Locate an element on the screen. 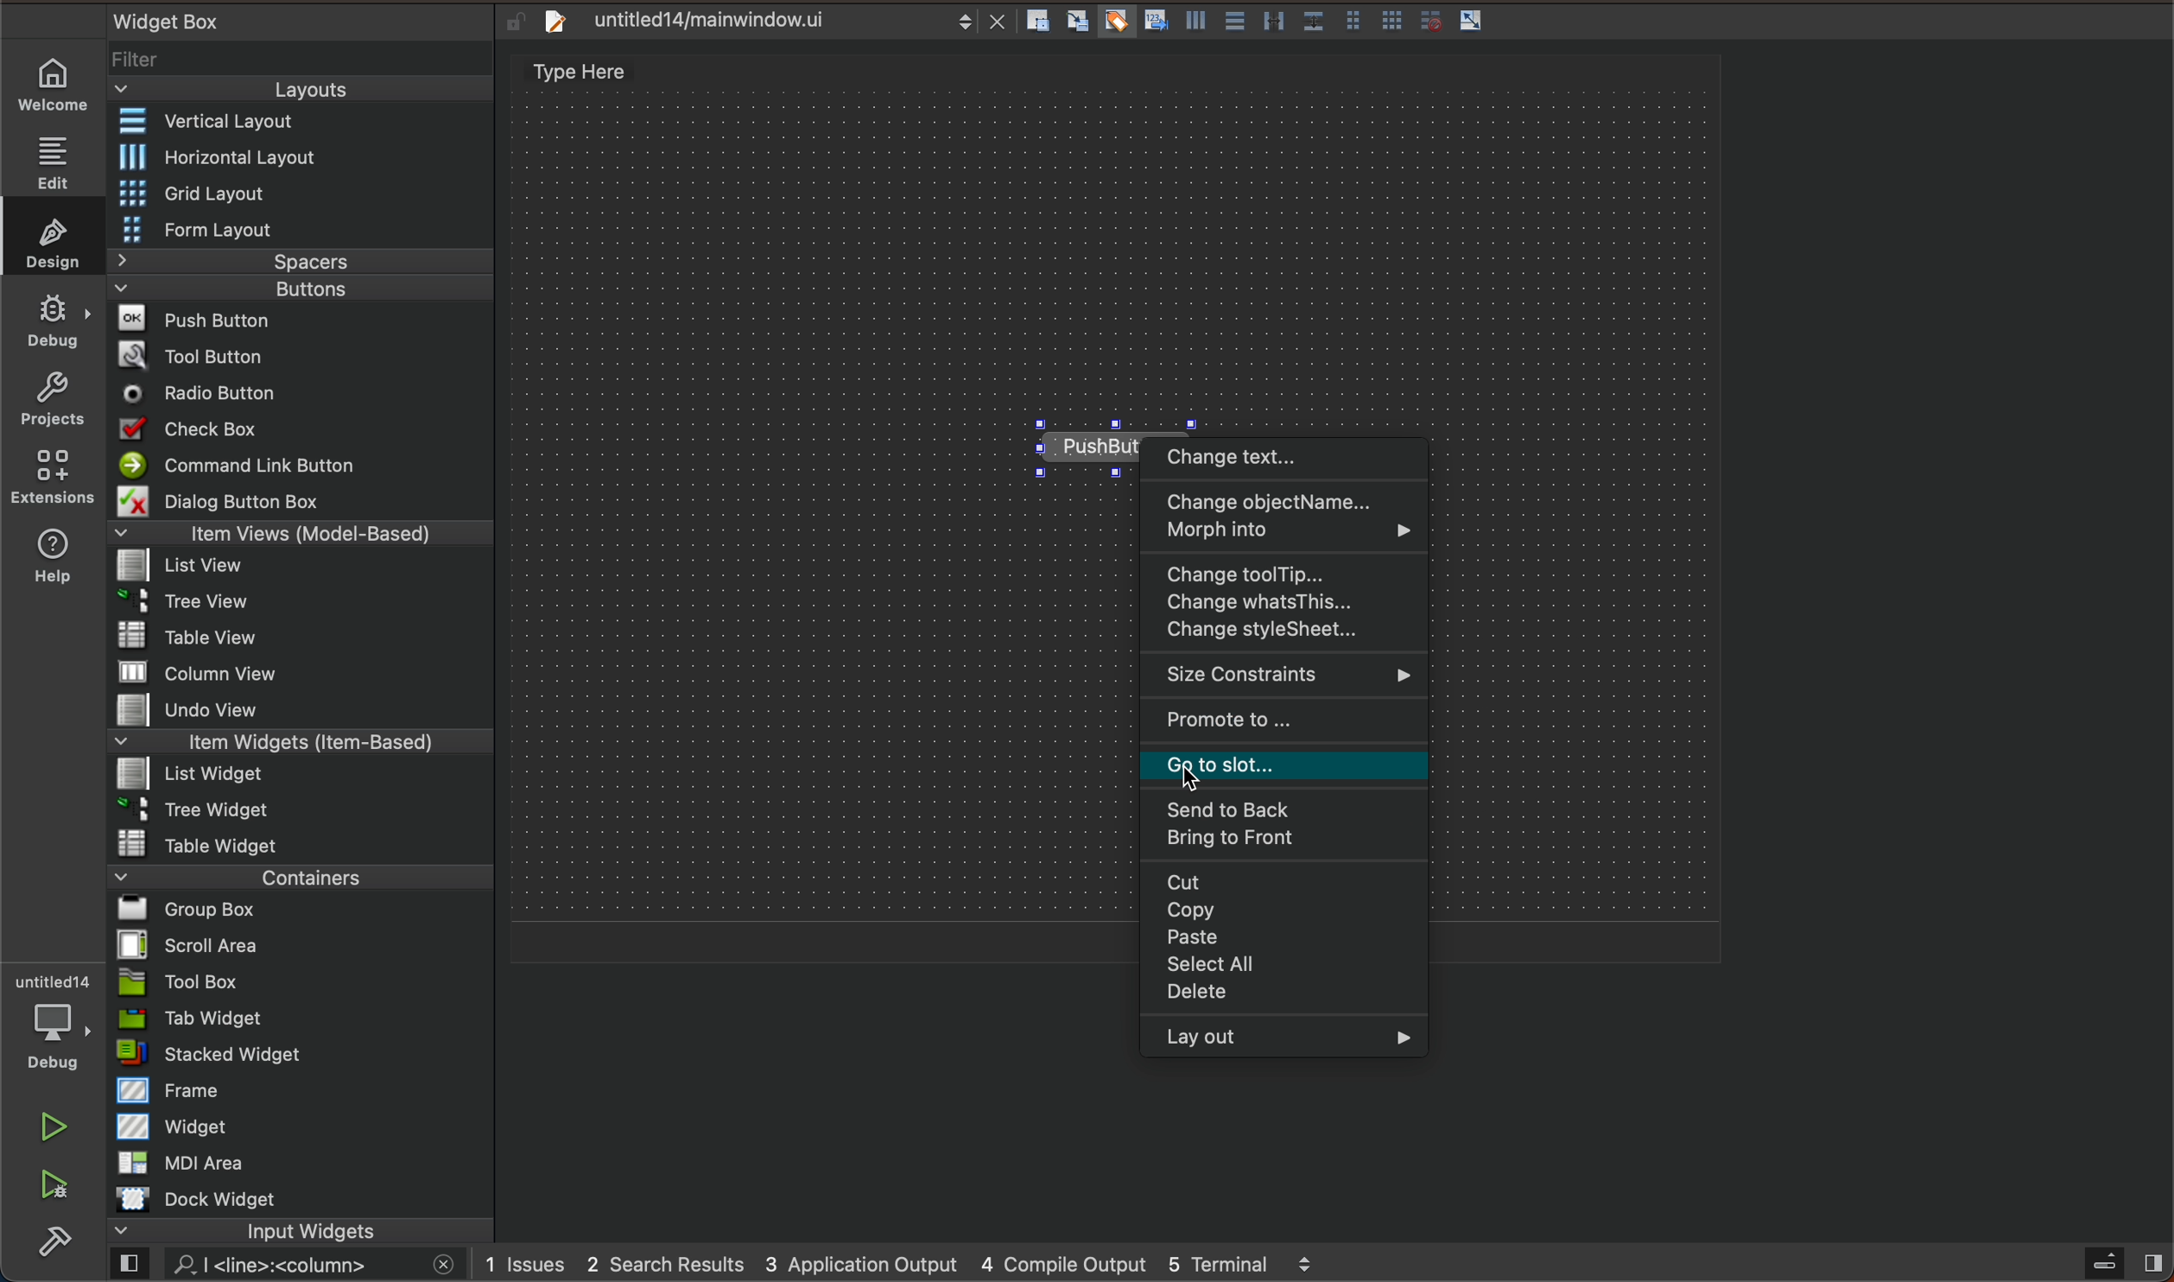   is located at coordinates (1119, 20).